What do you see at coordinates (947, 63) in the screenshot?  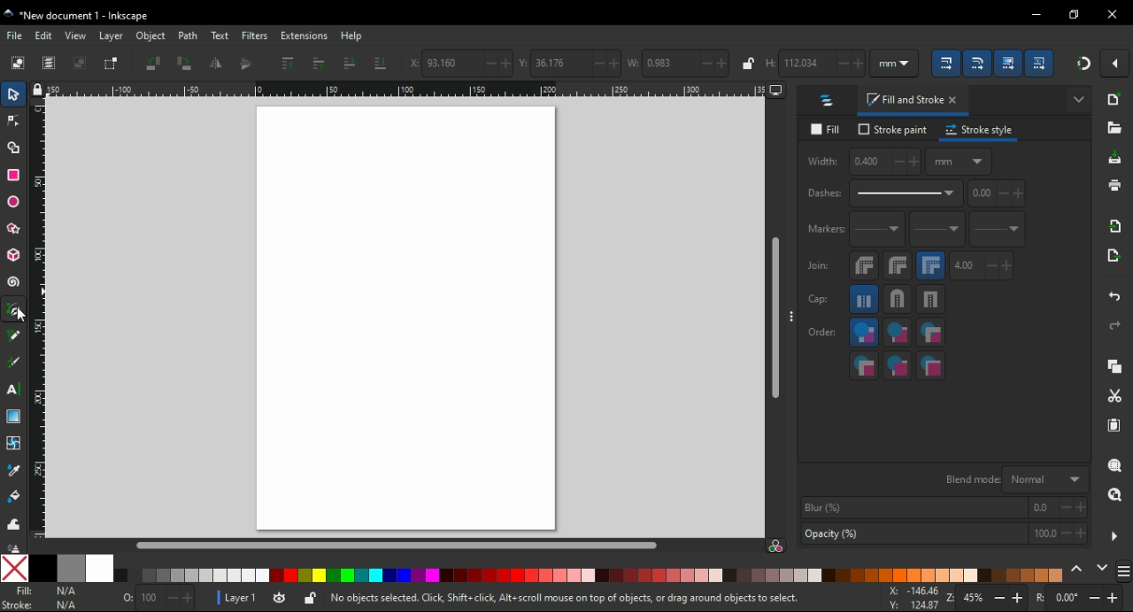 I see `when scaling objects, scale the stroke width with same proportion` at bounding box center [947, 63].